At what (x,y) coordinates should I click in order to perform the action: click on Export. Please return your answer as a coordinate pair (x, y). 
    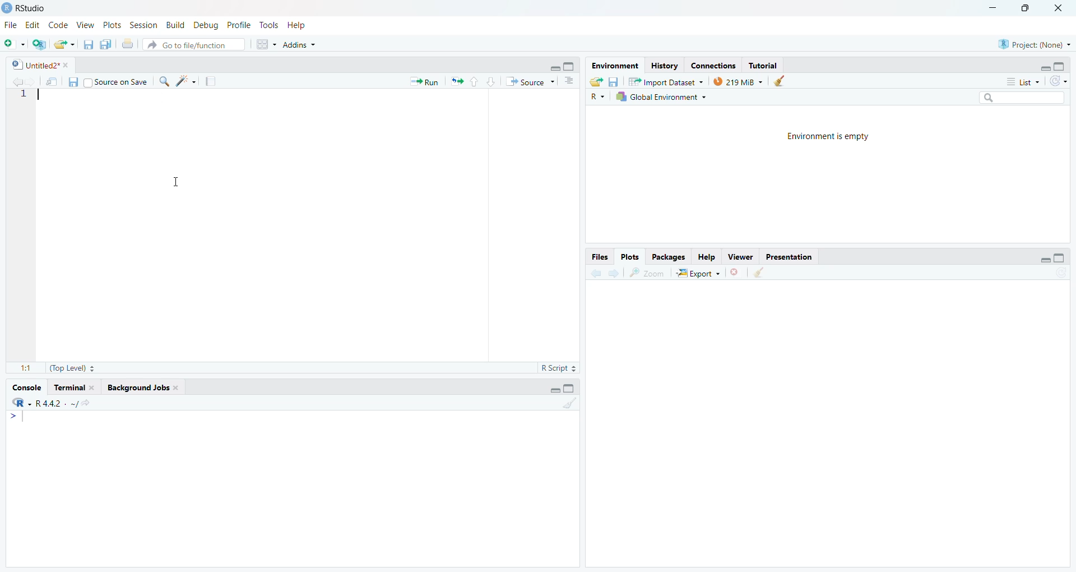
    Looking at the image, I should click on (698, 273).